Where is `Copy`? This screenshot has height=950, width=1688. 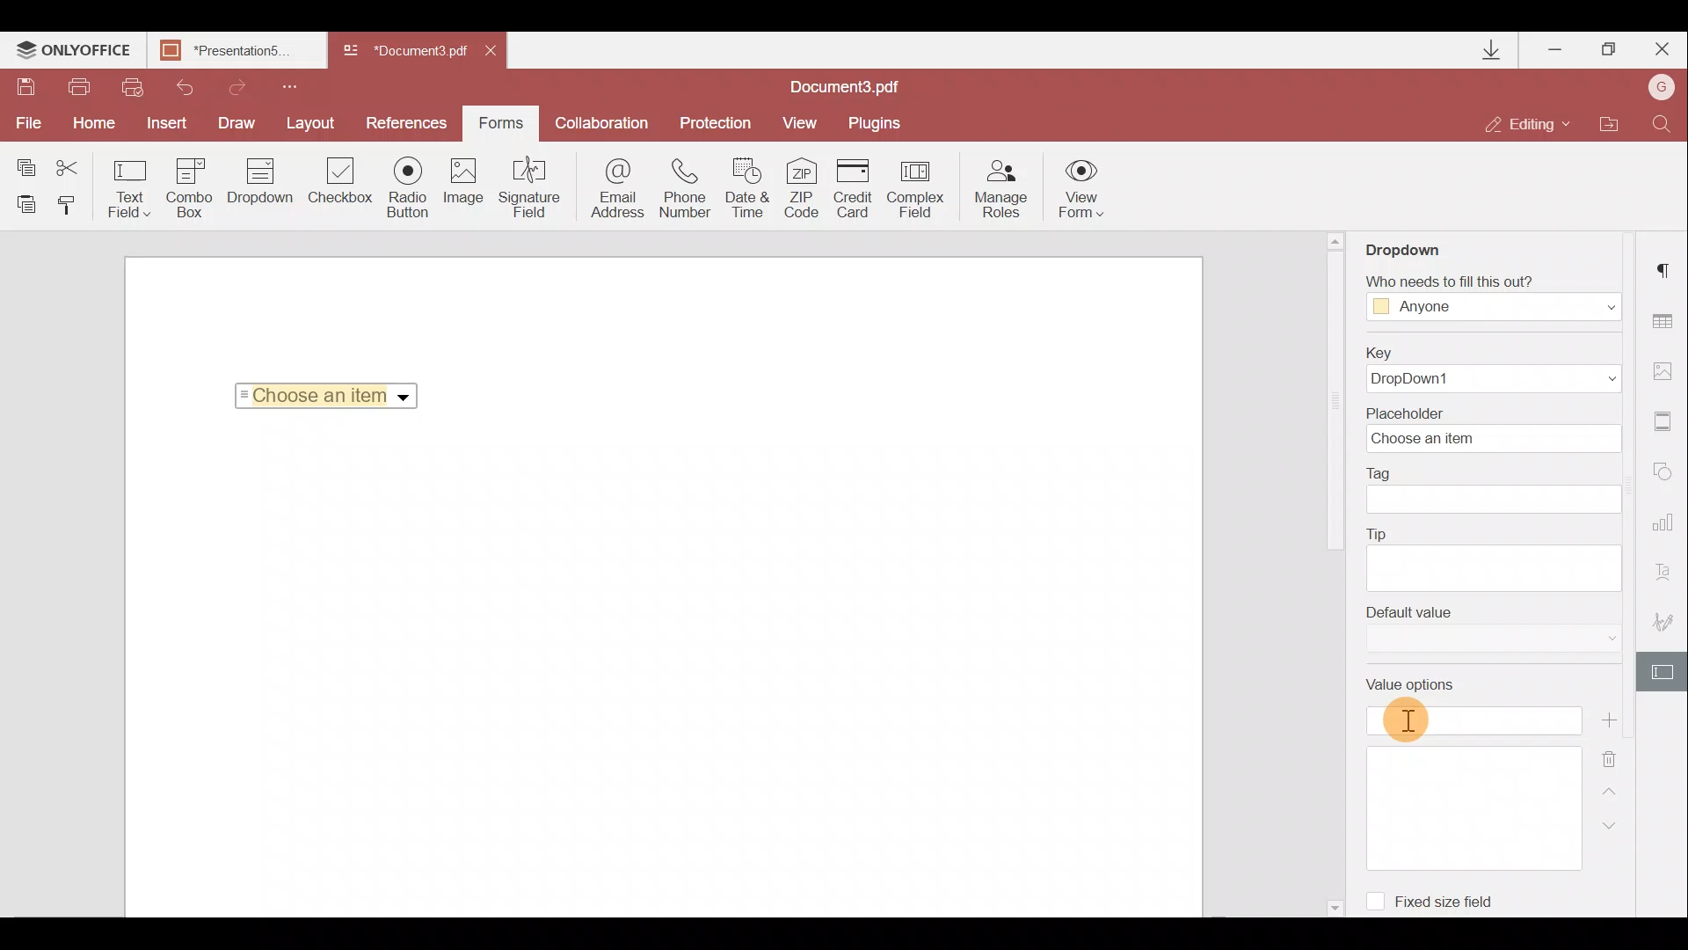
Copy is located at coordinates (25, 164).